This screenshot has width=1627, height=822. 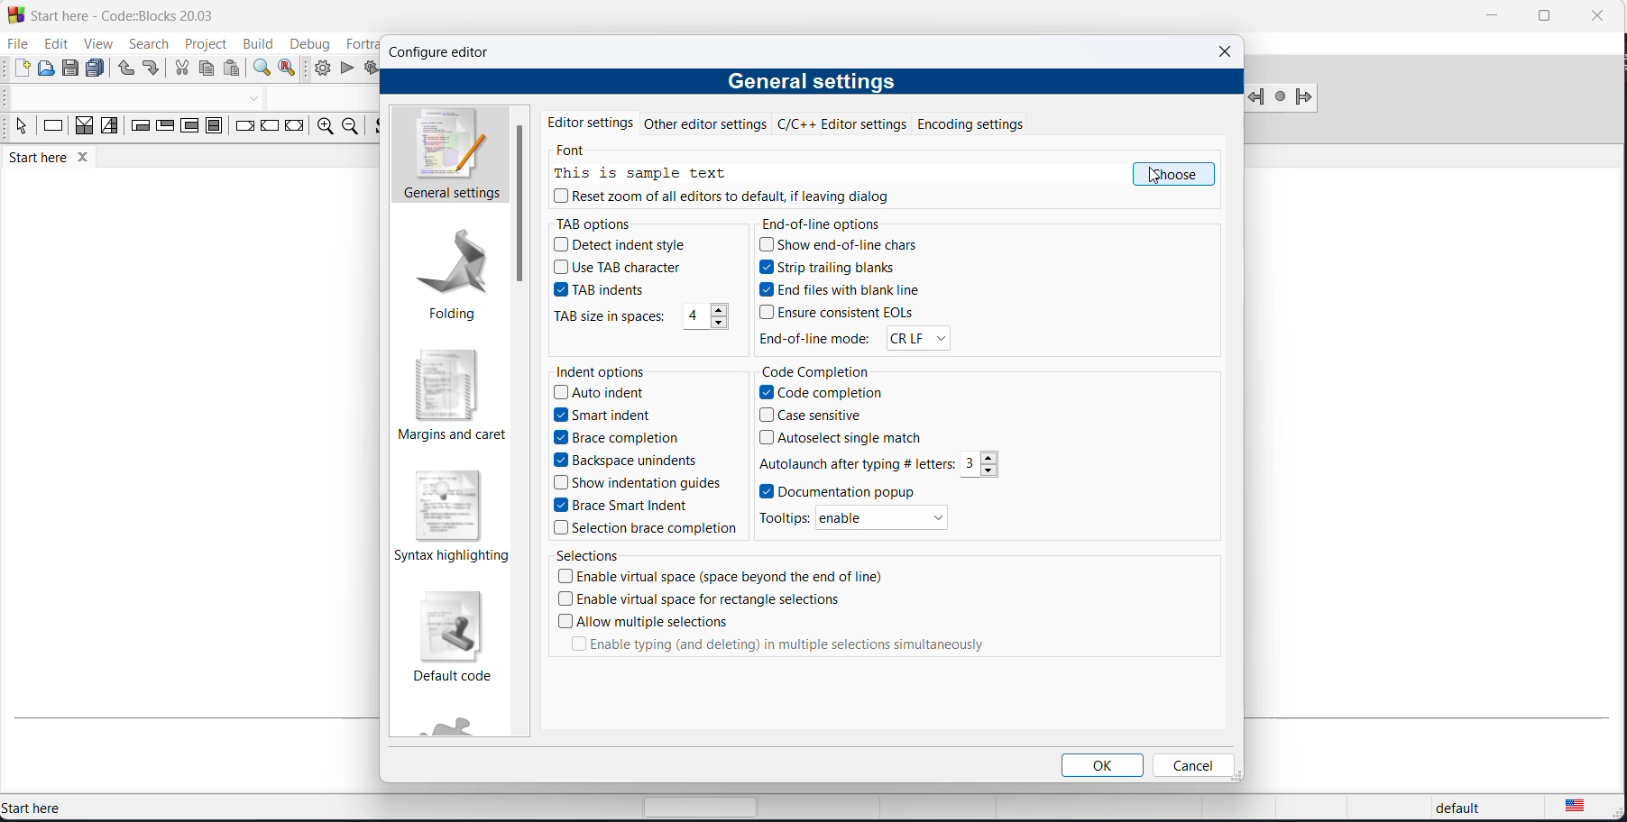 I want to click on view, so click(x=94, y=42).